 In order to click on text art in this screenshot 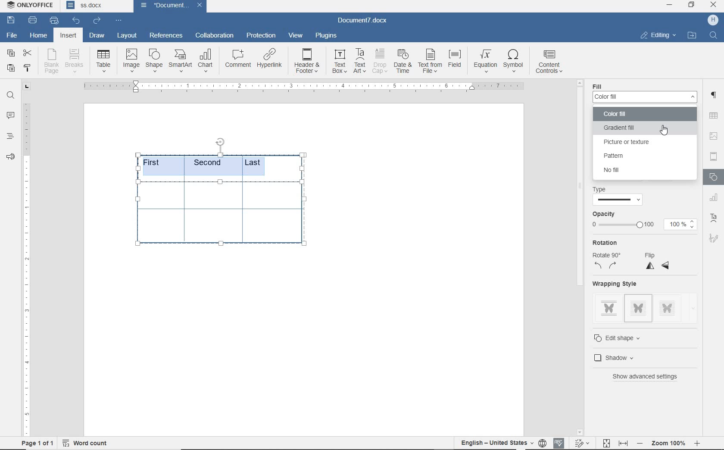, I will do `click(360, 61)`.